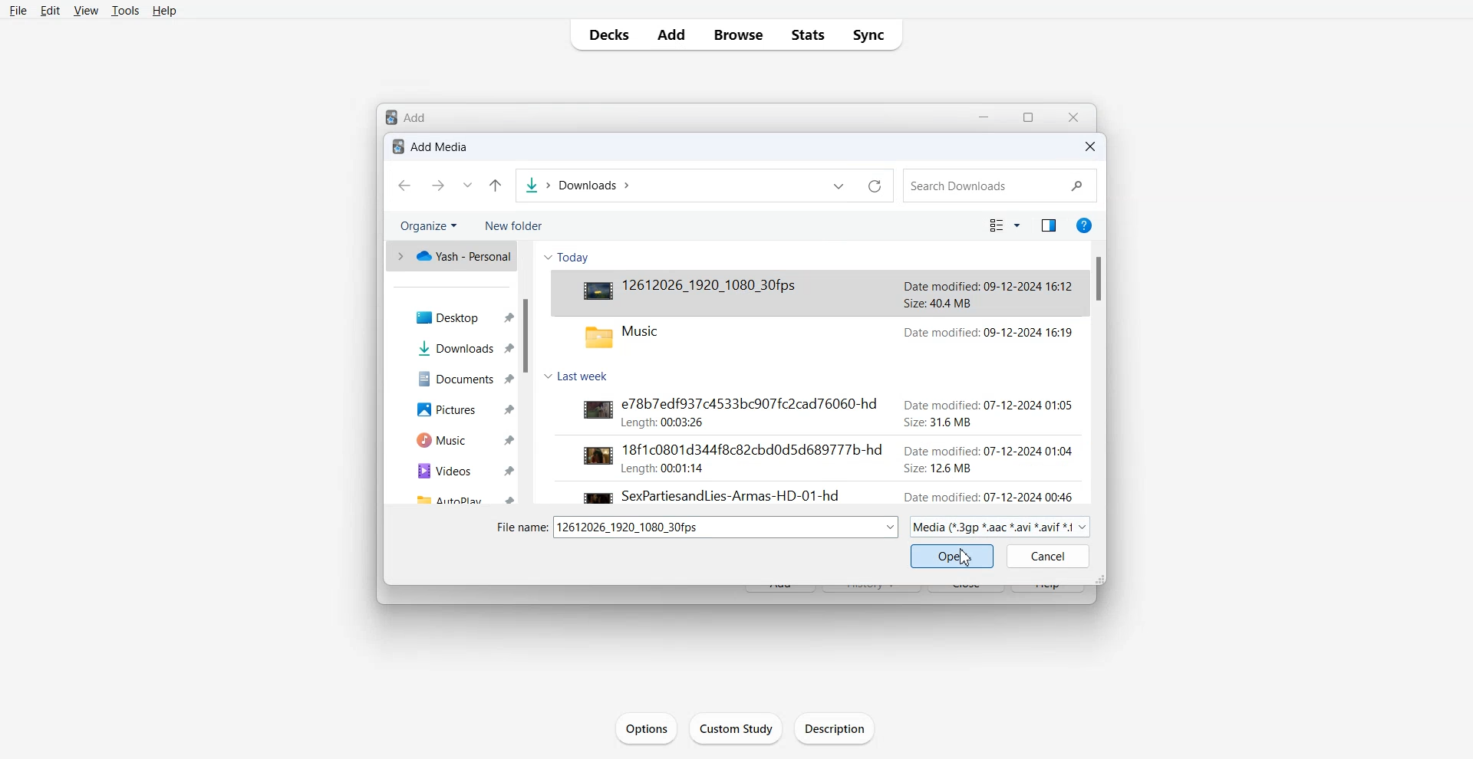 The width and height of the screenshot is (1473, 759). I want to click on music folder, so click(818, 337).